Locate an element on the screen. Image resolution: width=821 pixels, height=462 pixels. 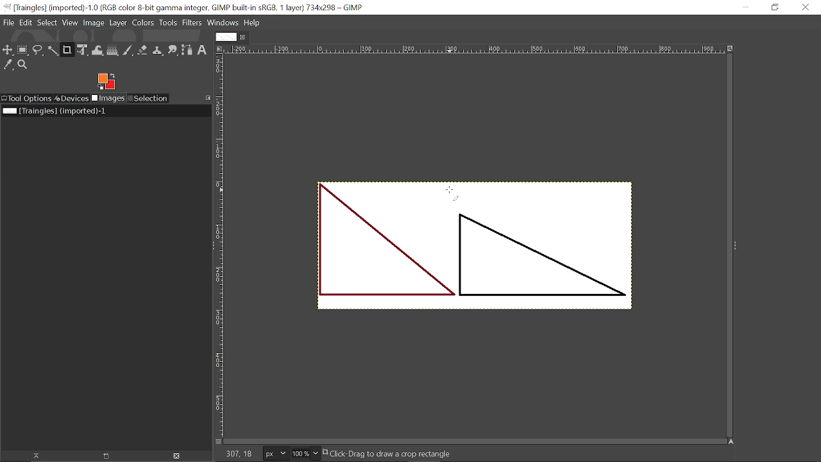
Configure this tab is located at coordinates (207, 98).